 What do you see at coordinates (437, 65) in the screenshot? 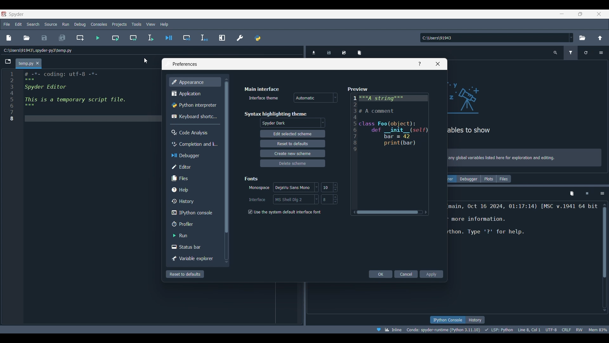
I see `close` at bounding box center [437, 65].